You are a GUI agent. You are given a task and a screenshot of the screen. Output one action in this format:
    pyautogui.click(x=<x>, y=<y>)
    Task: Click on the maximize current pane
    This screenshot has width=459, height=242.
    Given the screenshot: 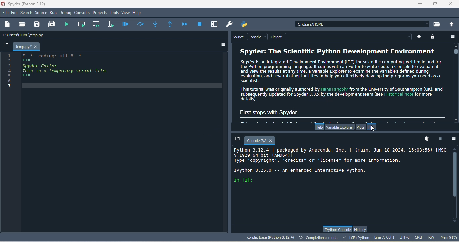 What is the action you would take?
    pyautogui.click(x=215, y=24)
    